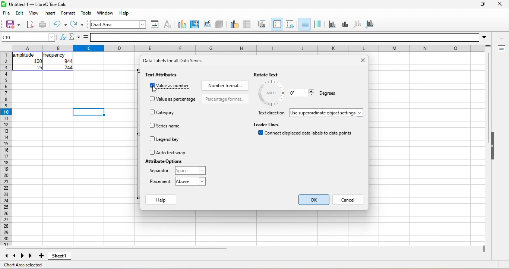 The height and width of the screenshot is (269, 509). I want to click on format, so click(70, 13).